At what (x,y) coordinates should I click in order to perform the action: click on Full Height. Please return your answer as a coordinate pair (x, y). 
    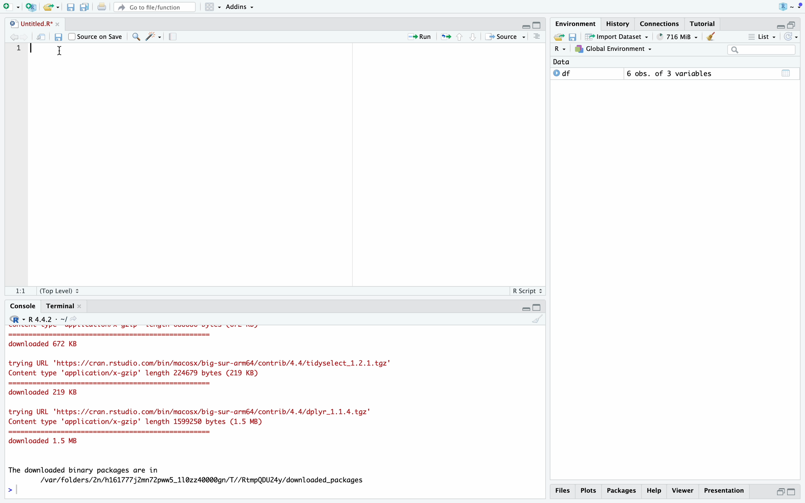
    Looking at the image, I should click on (538, 307).